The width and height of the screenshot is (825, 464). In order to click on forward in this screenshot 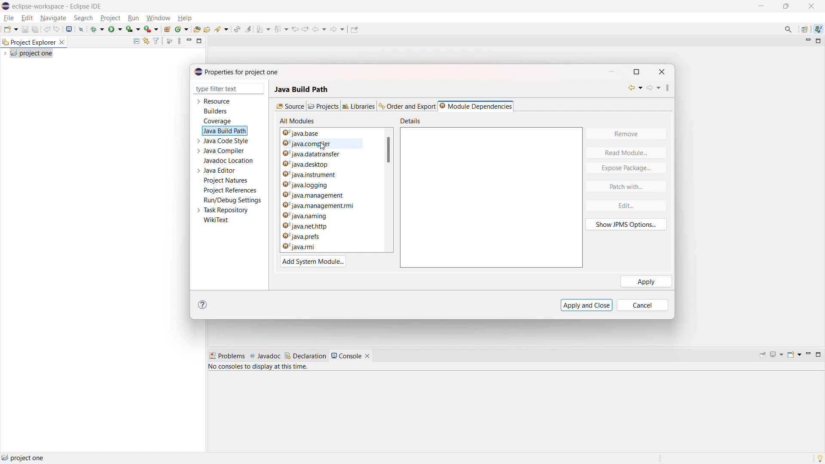, I will do `click(654, 89)`.